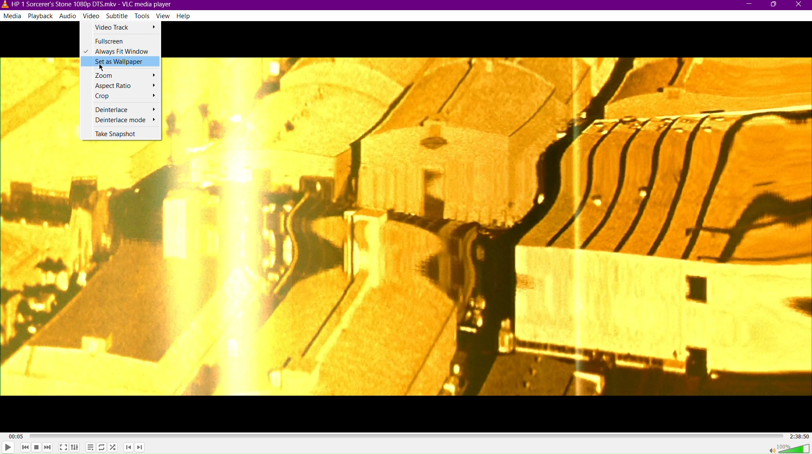 This screenshot has height=454, width=812. I want to click on Volume, so click(789, 448).